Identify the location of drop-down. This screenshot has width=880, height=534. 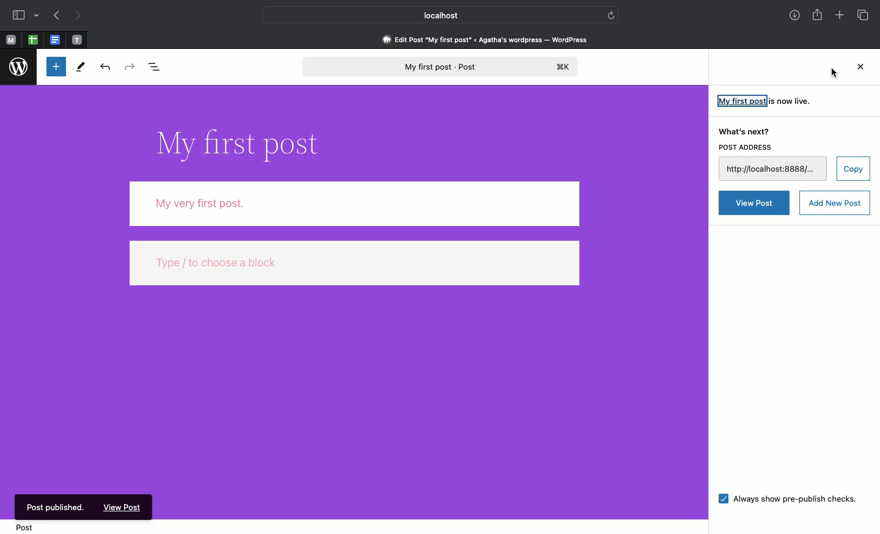
(38, 14).